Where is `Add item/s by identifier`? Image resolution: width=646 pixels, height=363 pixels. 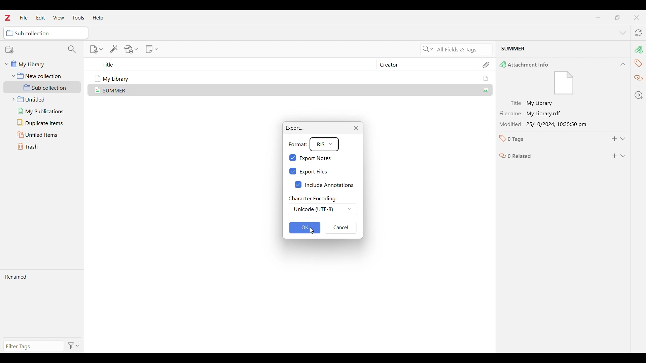 Add item/s by identifier is located at coordinates (114, 49).